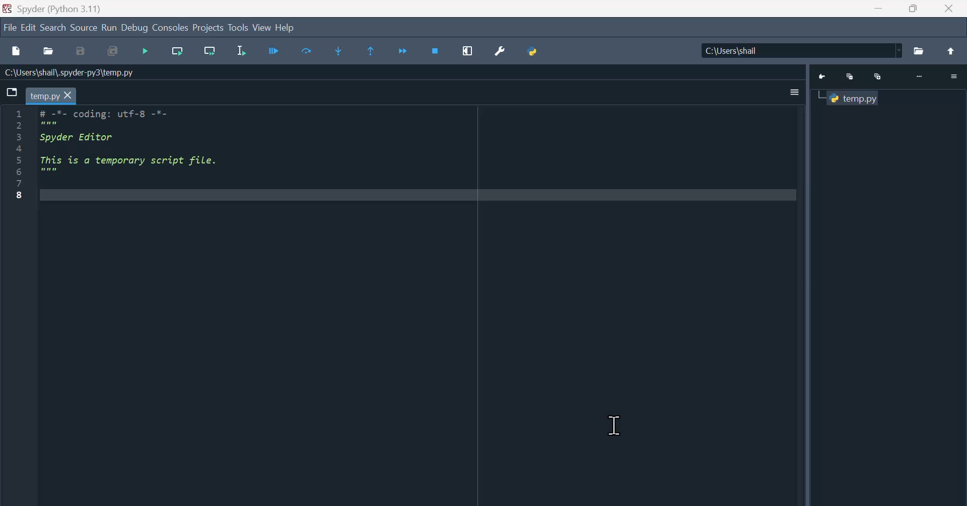 This screenshot has height=506, width=967. What do you see at coordinates (823, 77) in the screenshot?
I see `Go to` at bounding box center [823, 77].